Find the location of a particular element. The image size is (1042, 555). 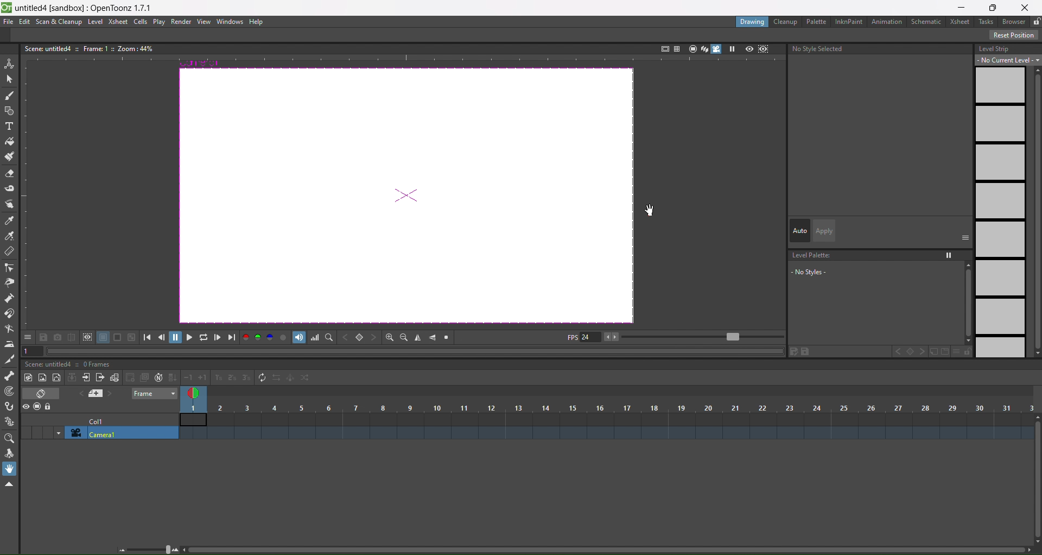

scan & cleanup is located at coordinates (59, 22).